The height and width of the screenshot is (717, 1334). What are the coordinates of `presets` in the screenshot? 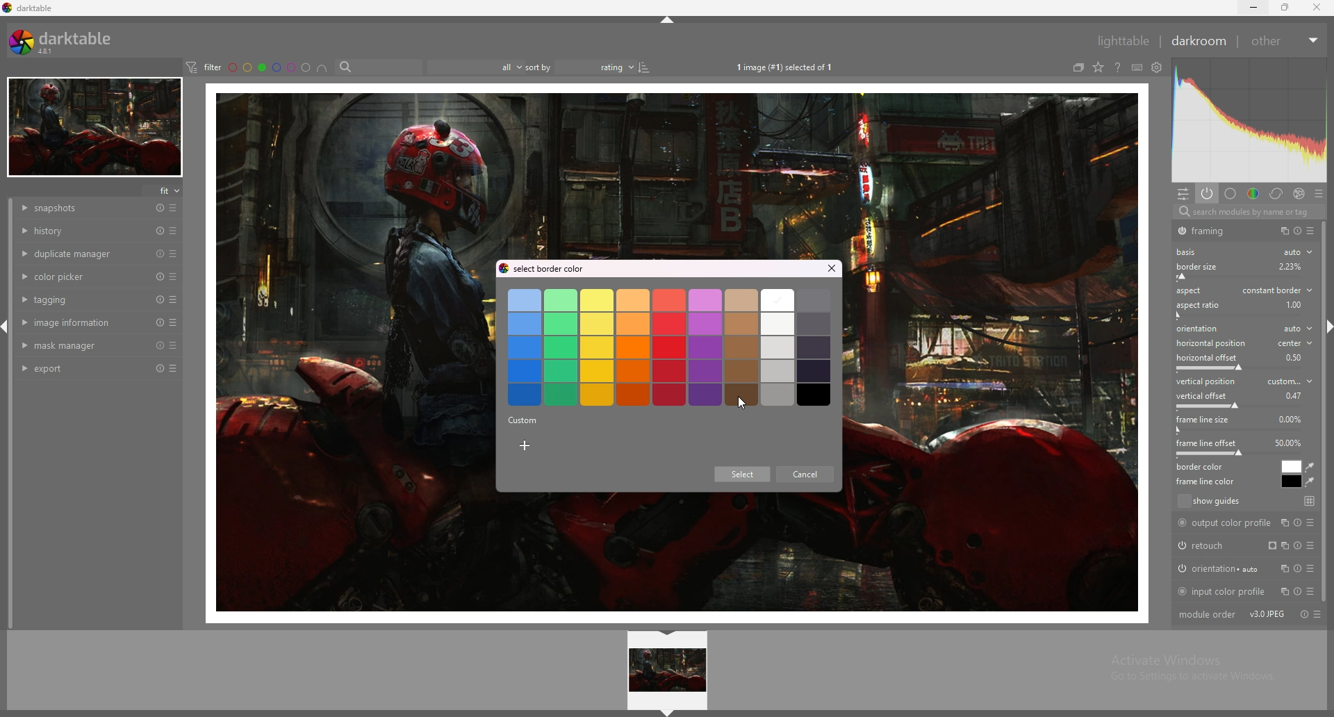 It's located at (174, 299).